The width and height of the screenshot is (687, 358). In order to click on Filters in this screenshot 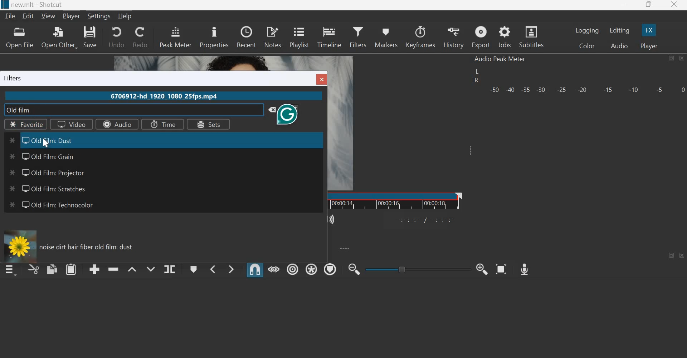, I will do `click(358, 36)`.